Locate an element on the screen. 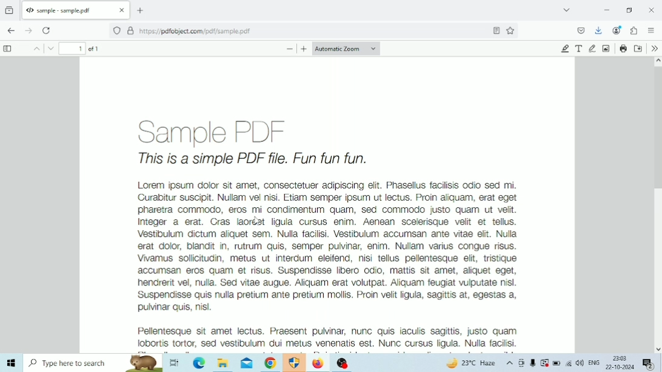 The image size is (662, 372). Zoom in is located at coordinates (304, 49).